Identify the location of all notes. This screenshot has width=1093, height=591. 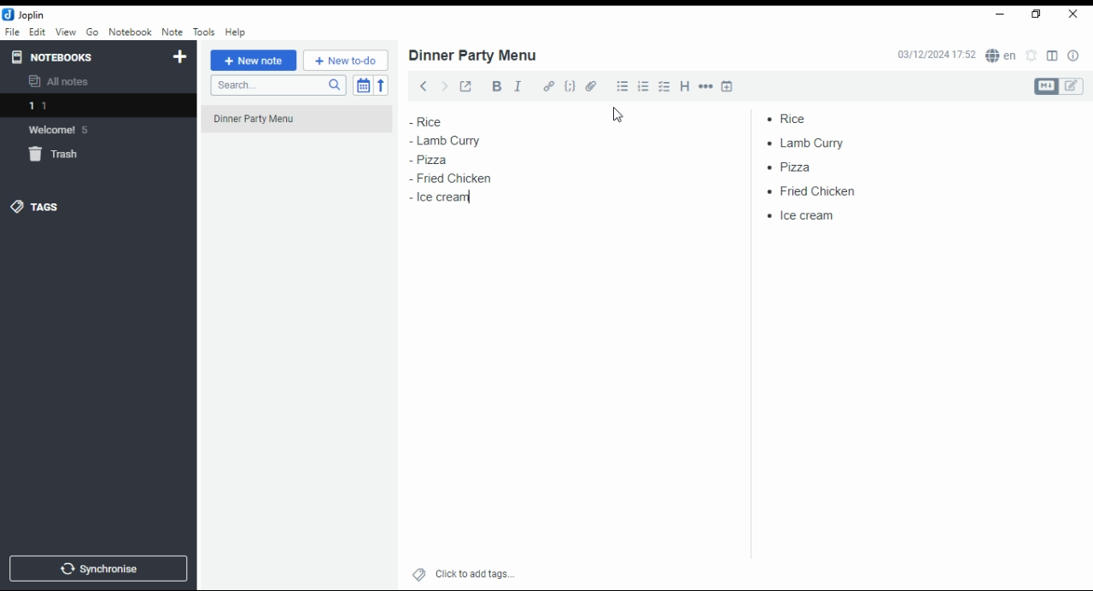
(63, 82).